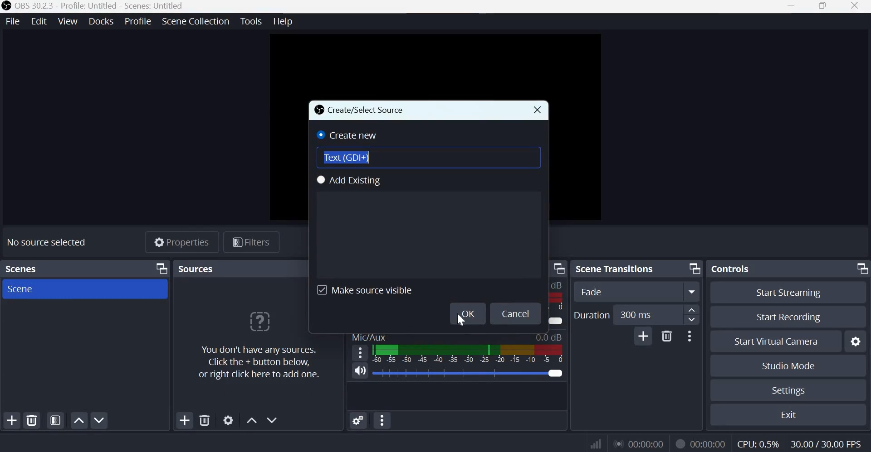 The width and height of the screenshot is (871, 452). Describe the element at coordinates (644, 314) in the screenshot. I see `300 ms` at that location.